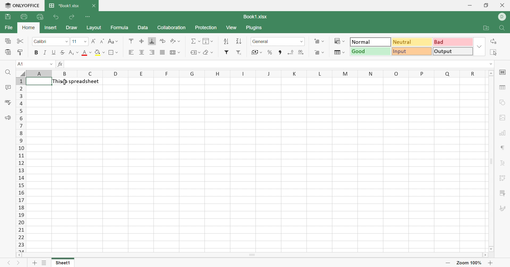 The width and height of the screenshot is (510, 267). Describe the element at coordinates (453, 42) in the screenshot. I see `Bad` at that location.